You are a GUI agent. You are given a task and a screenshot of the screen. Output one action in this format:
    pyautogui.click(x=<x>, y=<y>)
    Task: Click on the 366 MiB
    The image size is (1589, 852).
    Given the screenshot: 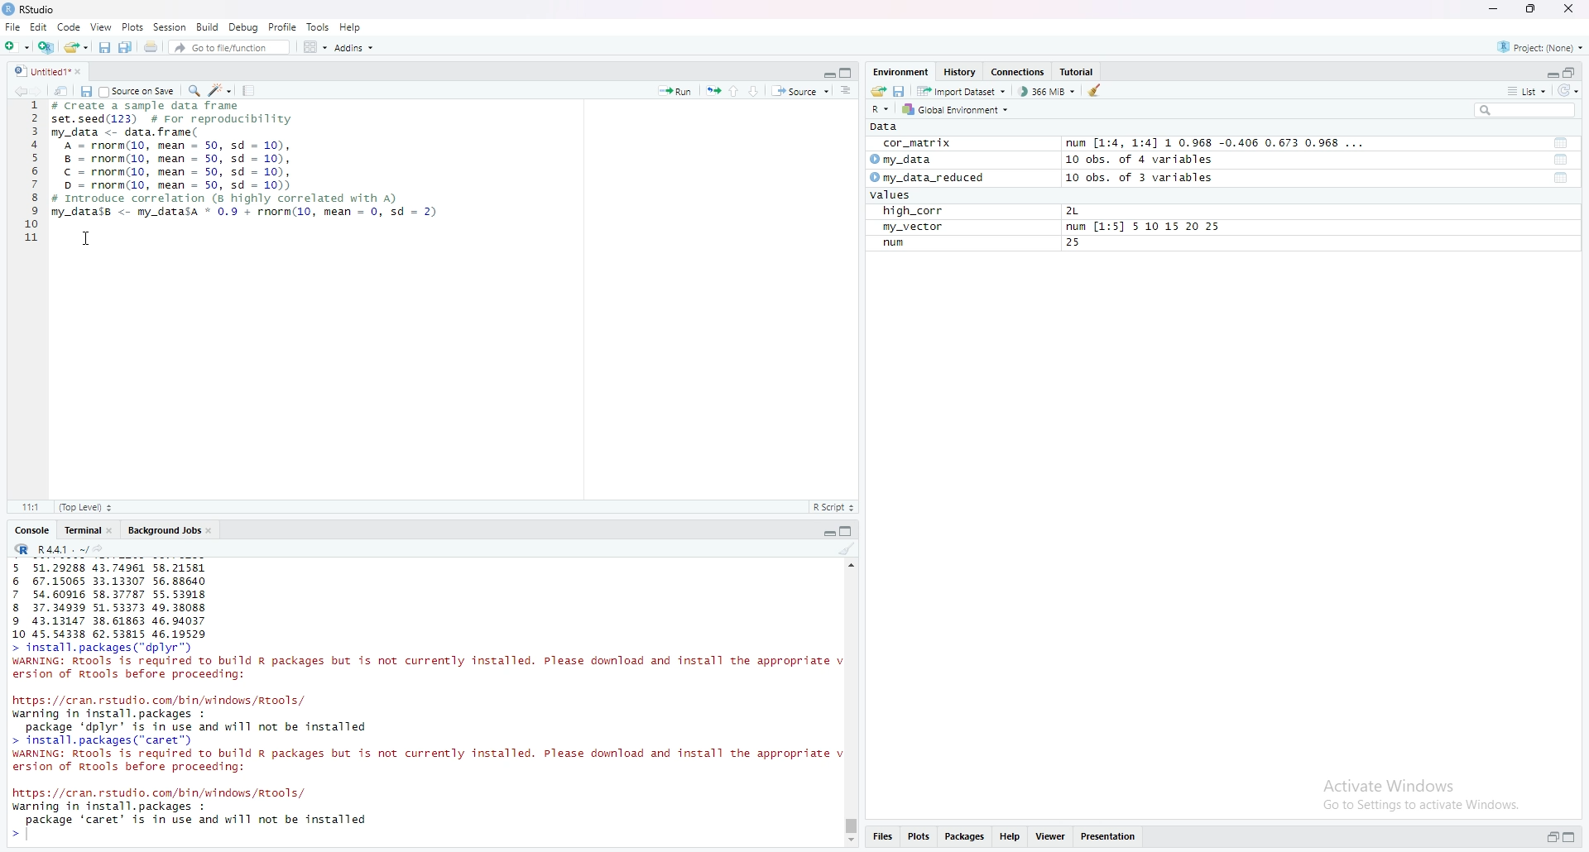 What is the action you would take?
    pyautogui.click(x=1047, y=91)
    